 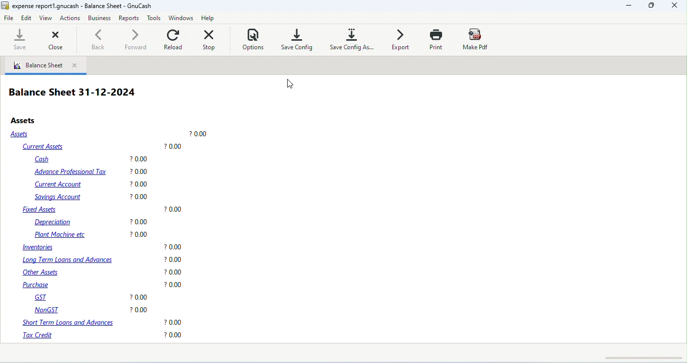 What do you see at coordinates (103, 273) in the screenshot?
I see `other assets` at bounding box center [103, 273].